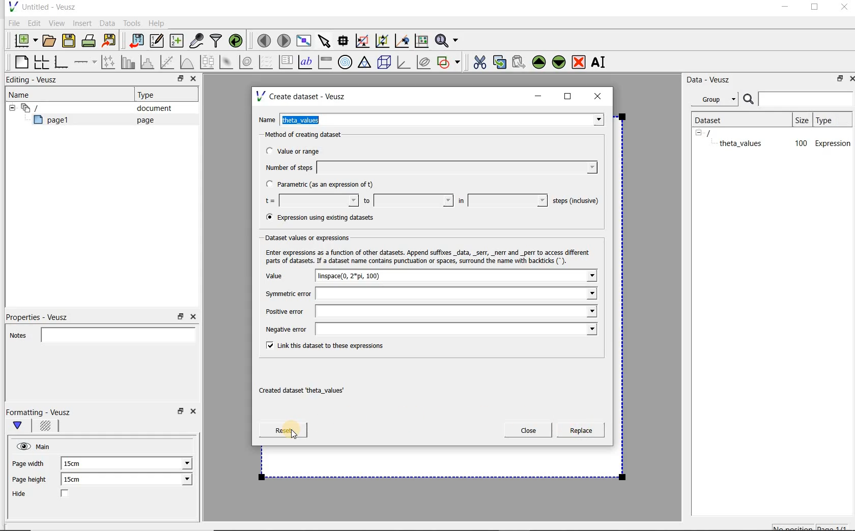 This screenshot has height=531, width=855. I want to click on Untitled - Veusz, so click(41, 6).